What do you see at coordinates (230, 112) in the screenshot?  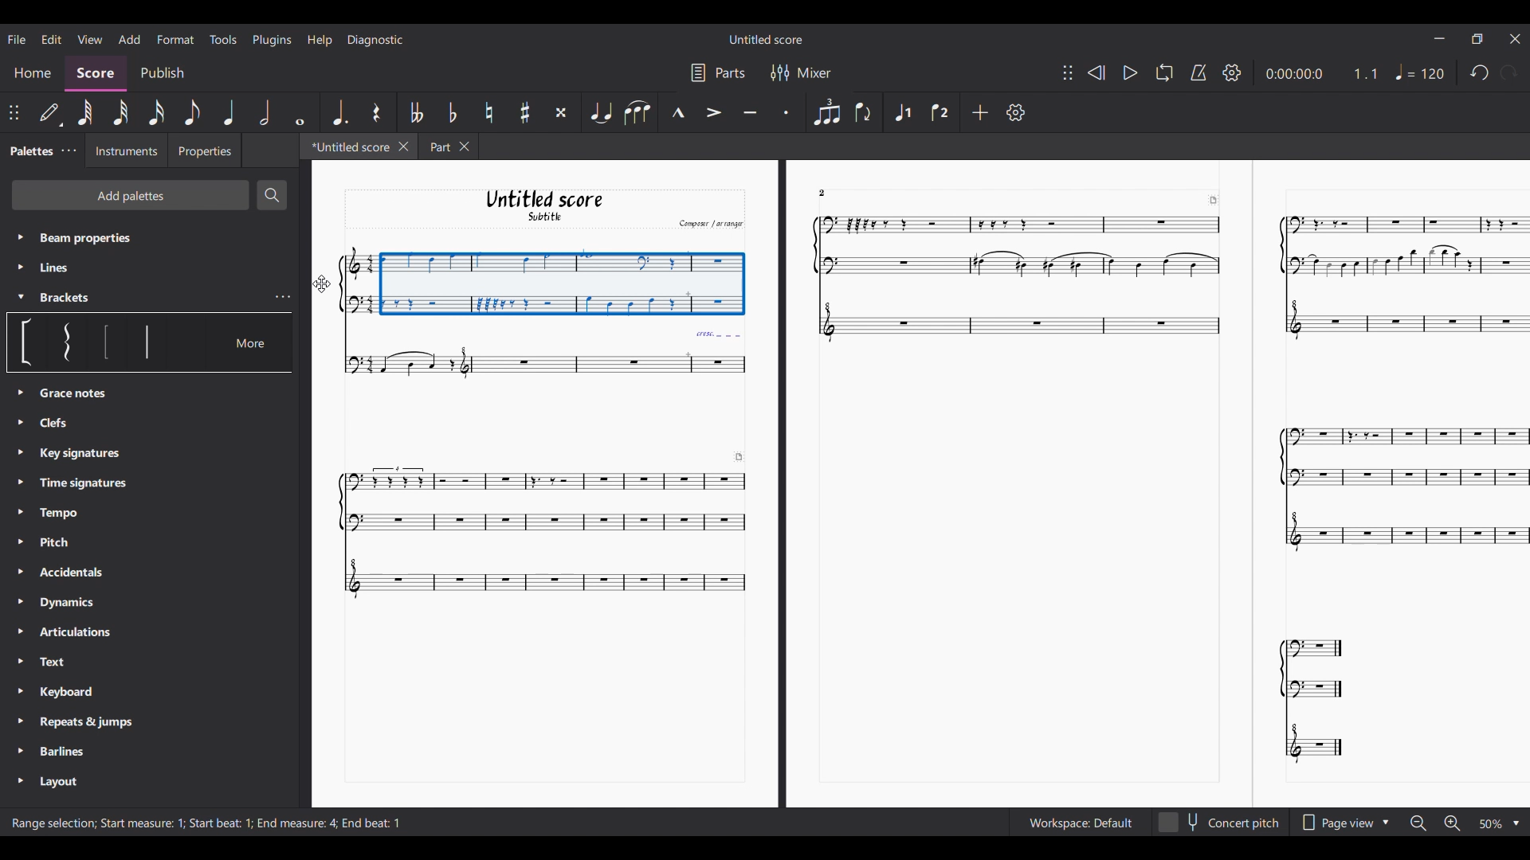 I see `Quarter note` at bounding box center [230, 112].